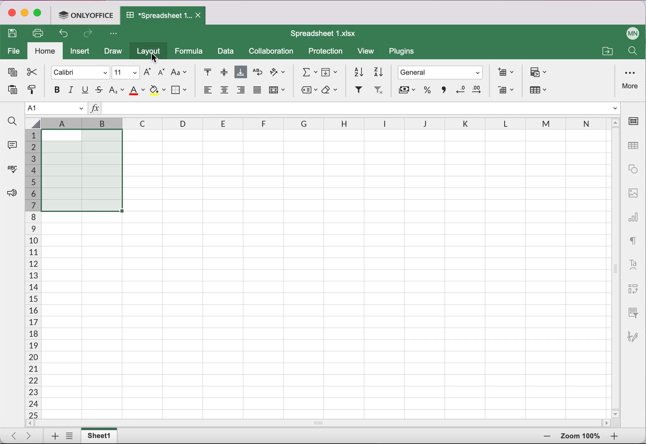  What do you see at coordinates (180, 90) in the screenshot?
I see `borders` at bounding box center [180, 90].